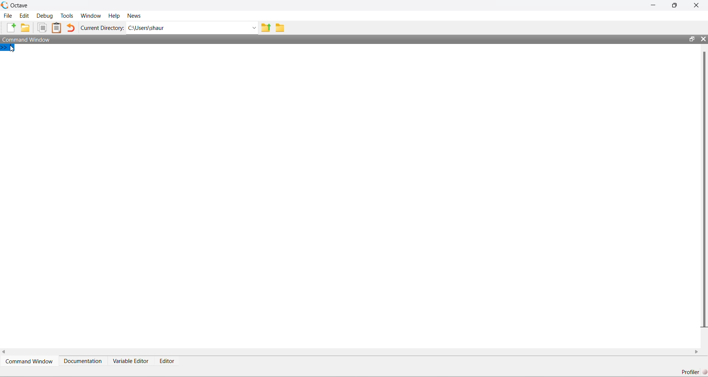  Describe the element at coordinates (253, 28) in the screenshot. I see `Dropdown` at that location.